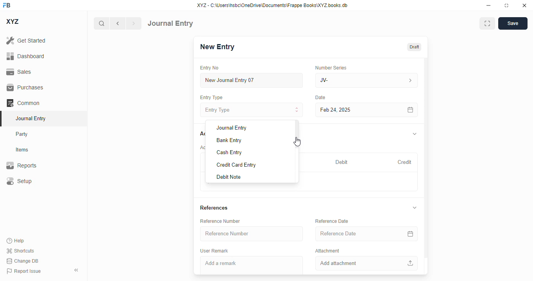 This screenshot has width=533, height=281. What do you see at coordinates (426, 166) in the screenshot?
I see `vertical scroll bar` at bounding box center [426, 166].